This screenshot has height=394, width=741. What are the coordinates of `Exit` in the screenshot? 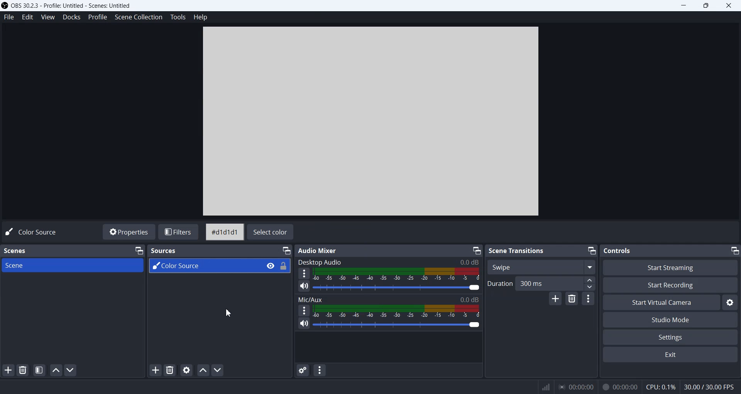 It's located at (671, 355).